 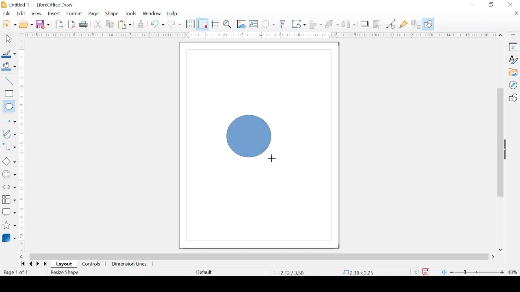 I want to click on properties, so click(x=513, y=47).